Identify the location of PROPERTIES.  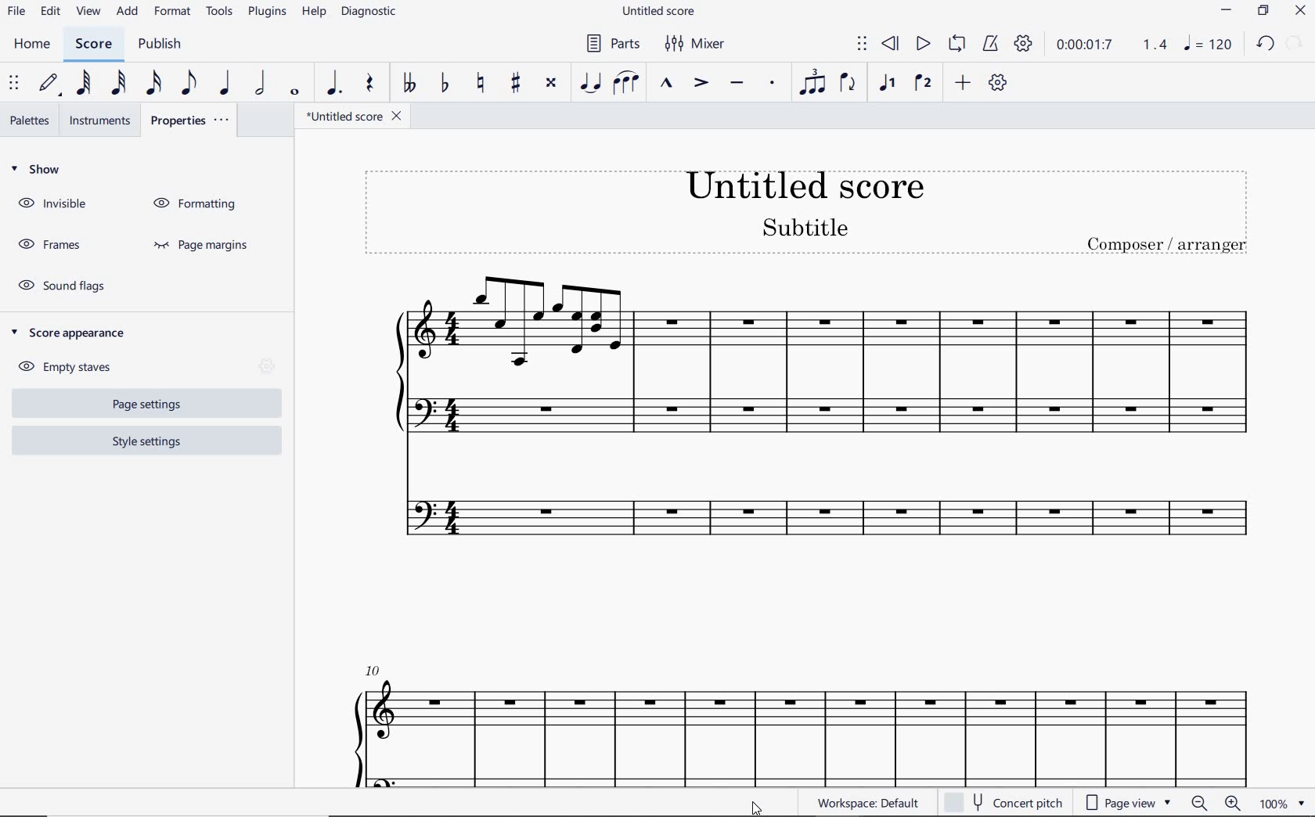
(190, 120).